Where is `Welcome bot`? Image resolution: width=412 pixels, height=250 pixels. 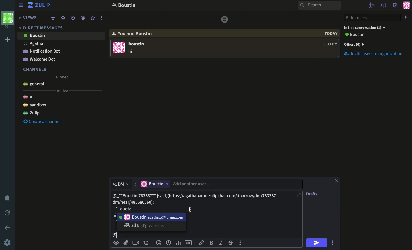 Welcome bot is located at coordinates (41, 58).